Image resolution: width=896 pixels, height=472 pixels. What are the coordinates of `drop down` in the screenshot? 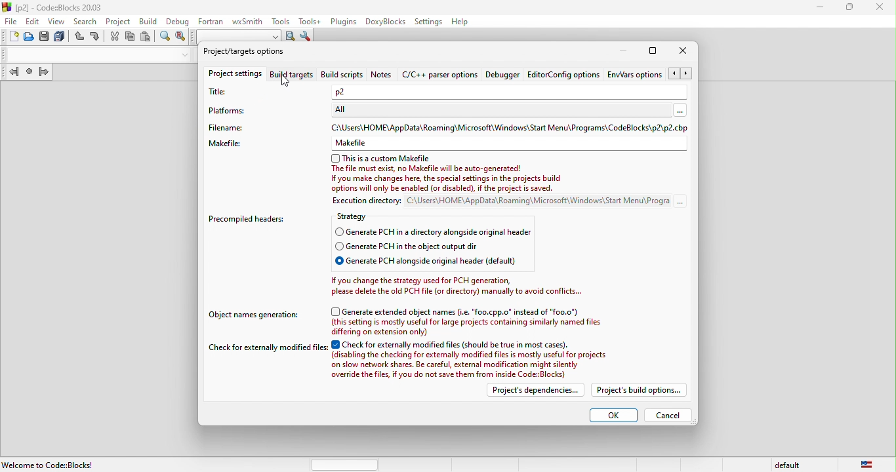 It's located at (182, 55).